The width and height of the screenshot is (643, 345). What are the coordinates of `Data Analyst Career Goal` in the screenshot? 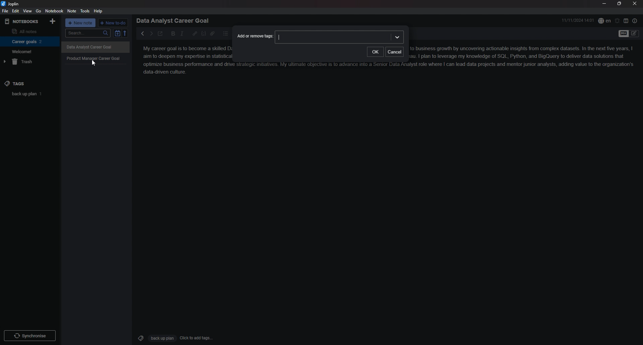 It's located at (175, 20).